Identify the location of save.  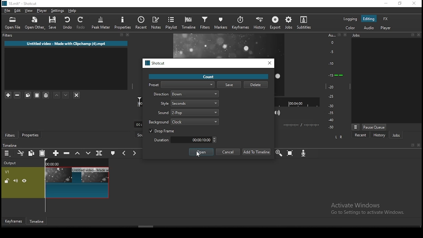
(53, 23).